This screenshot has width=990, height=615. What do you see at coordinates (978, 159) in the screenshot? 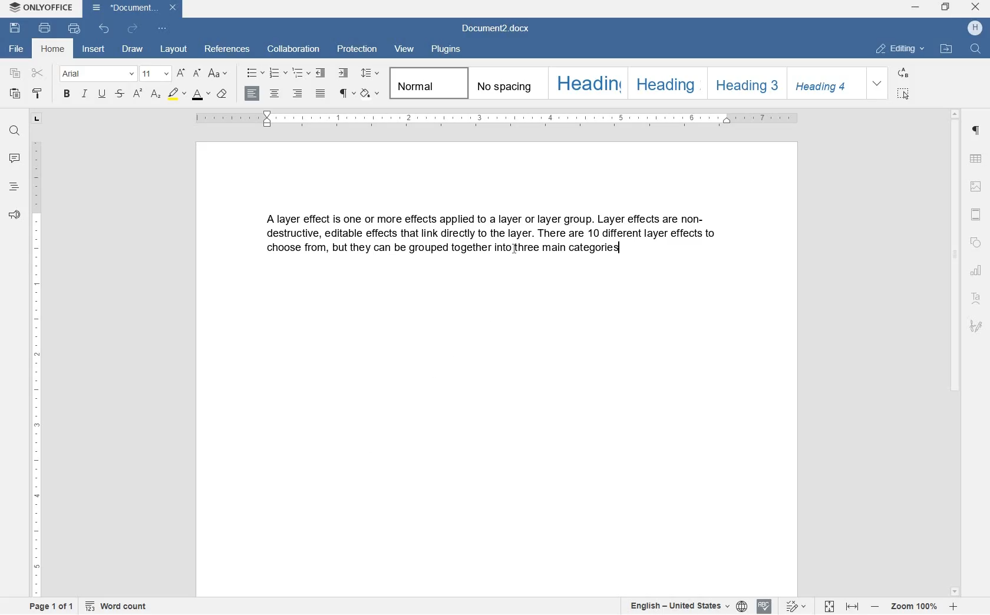
I see `table ` at bounding box center [978, 159].